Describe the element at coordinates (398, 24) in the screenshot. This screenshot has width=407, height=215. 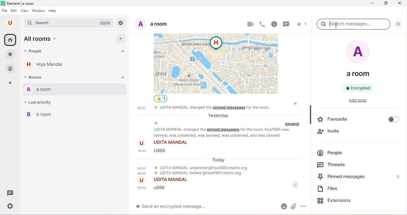
I see `close` at that location.